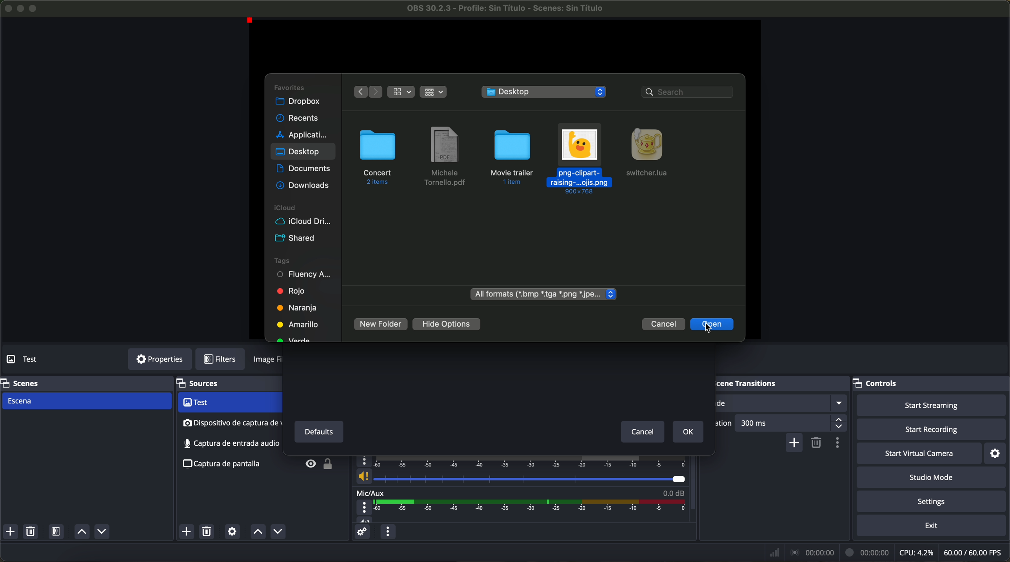 The height and width of the screenshot is (562, 1010). Describe the element at coordinates (387, 531) in the screenshot. I see `audio mixer menu` at that location.